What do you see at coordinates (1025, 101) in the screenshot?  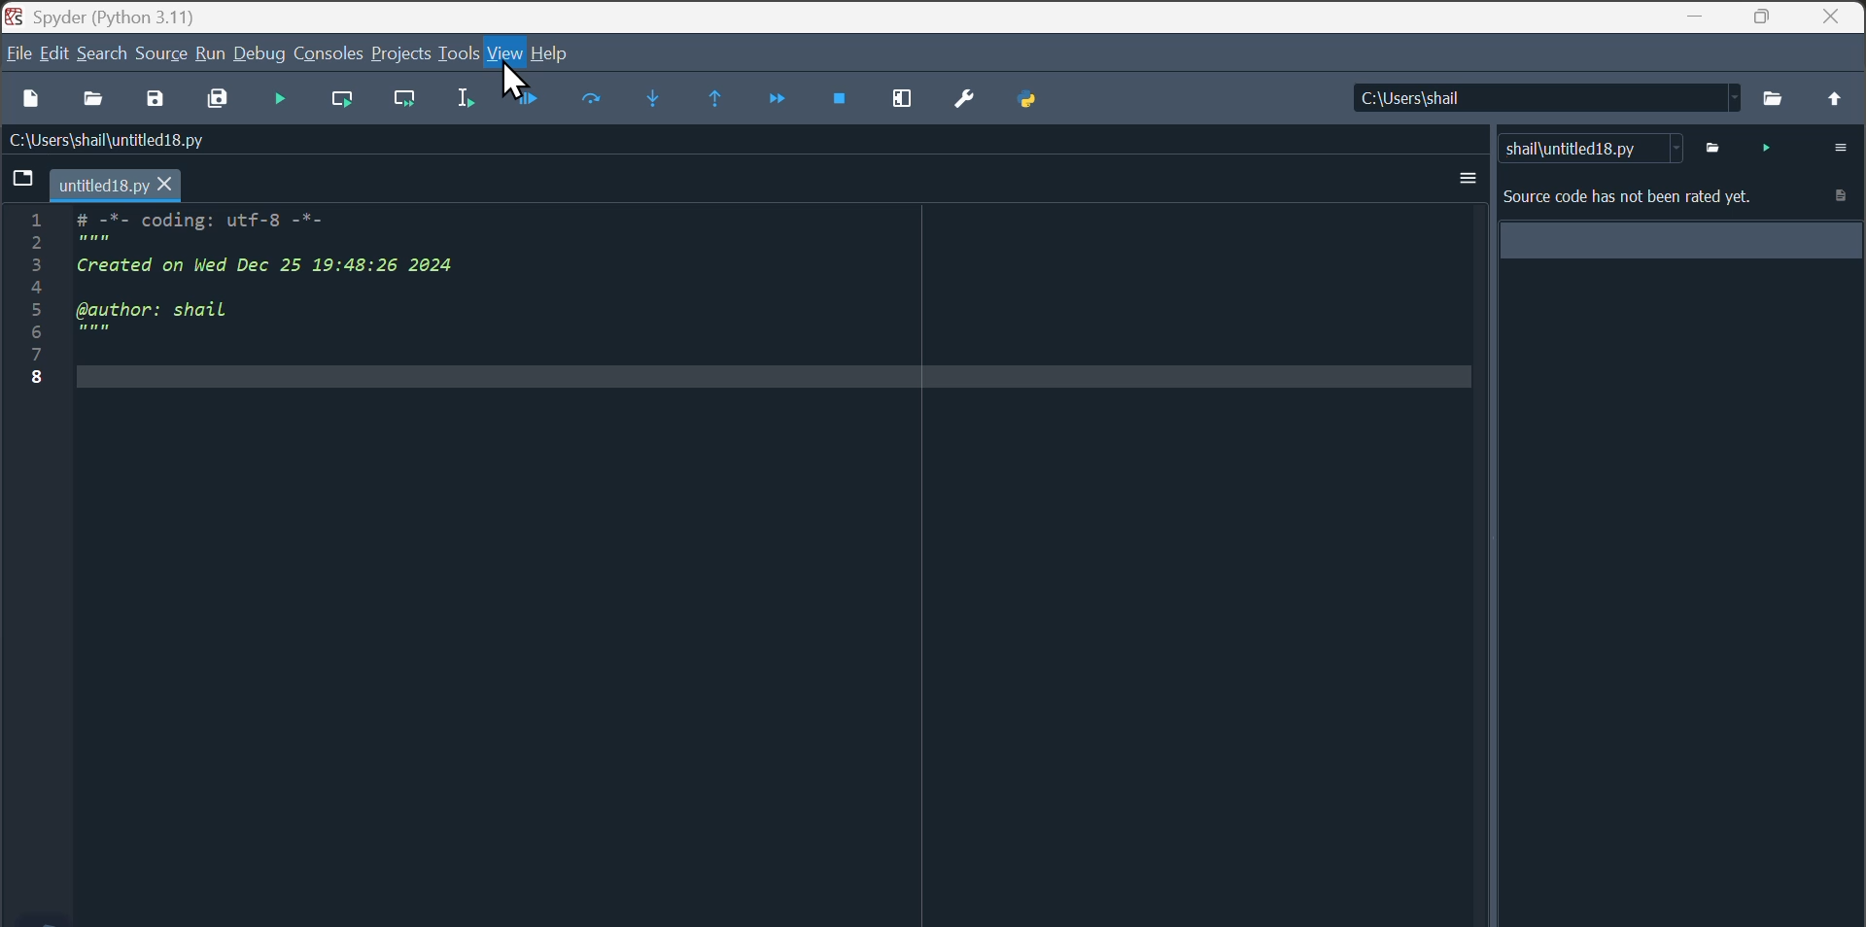 I see `Python path manager` at bounding box center [1025, 101].